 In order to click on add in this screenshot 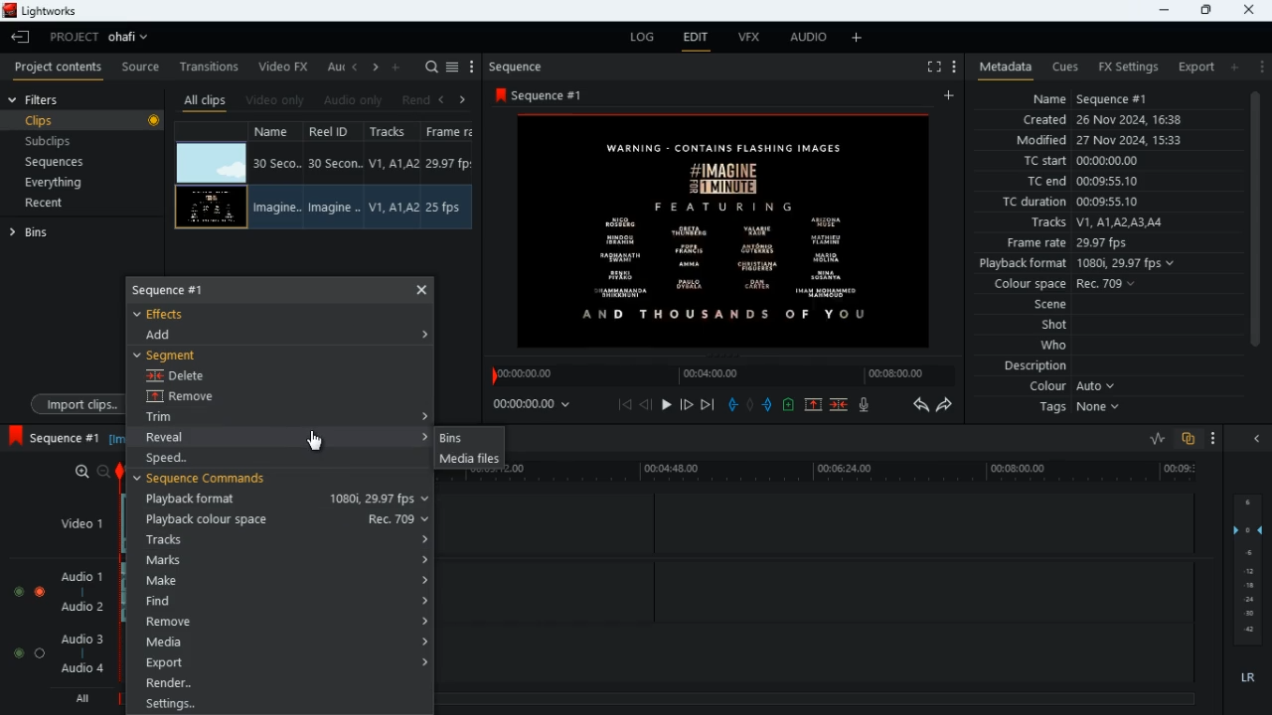, I will do `click(399, 67)`.